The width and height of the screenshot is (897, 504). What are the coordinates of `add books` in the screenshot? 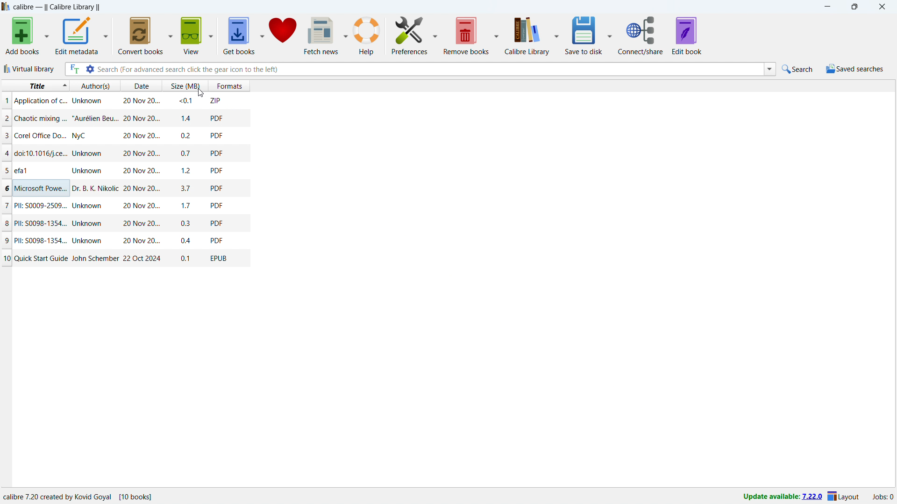 It's located at (23, 35).